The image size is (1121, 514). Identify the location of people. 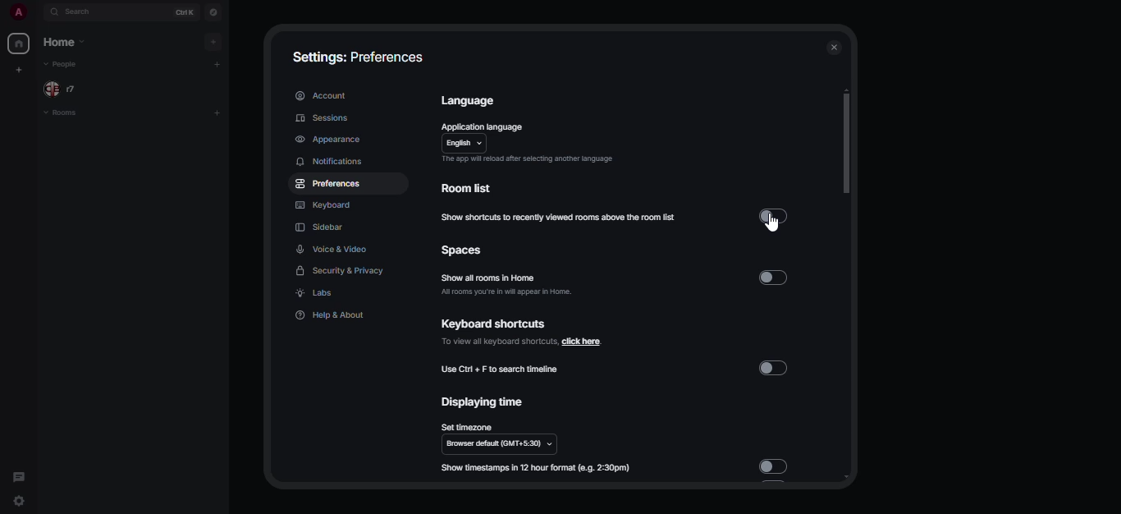
(62, 65).